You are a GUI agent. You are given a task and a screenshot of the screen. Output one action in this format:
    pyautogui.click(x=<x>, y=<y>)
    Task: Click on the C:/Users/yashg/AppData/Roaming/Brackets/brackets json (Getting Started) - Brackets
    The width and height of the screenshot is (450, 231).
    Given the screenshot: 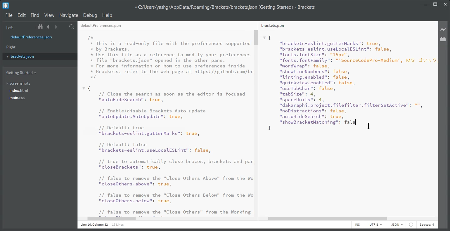 What is the action you would take?
    pyautogui.click(x=225, y=7)
    